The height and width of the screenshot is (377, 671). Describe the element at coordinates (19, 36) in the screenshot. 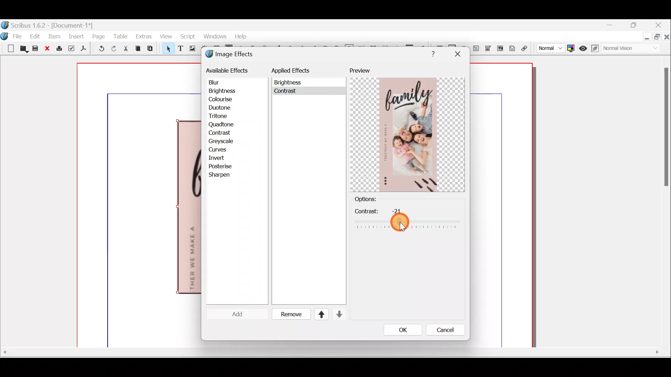

I see `File` at that location.